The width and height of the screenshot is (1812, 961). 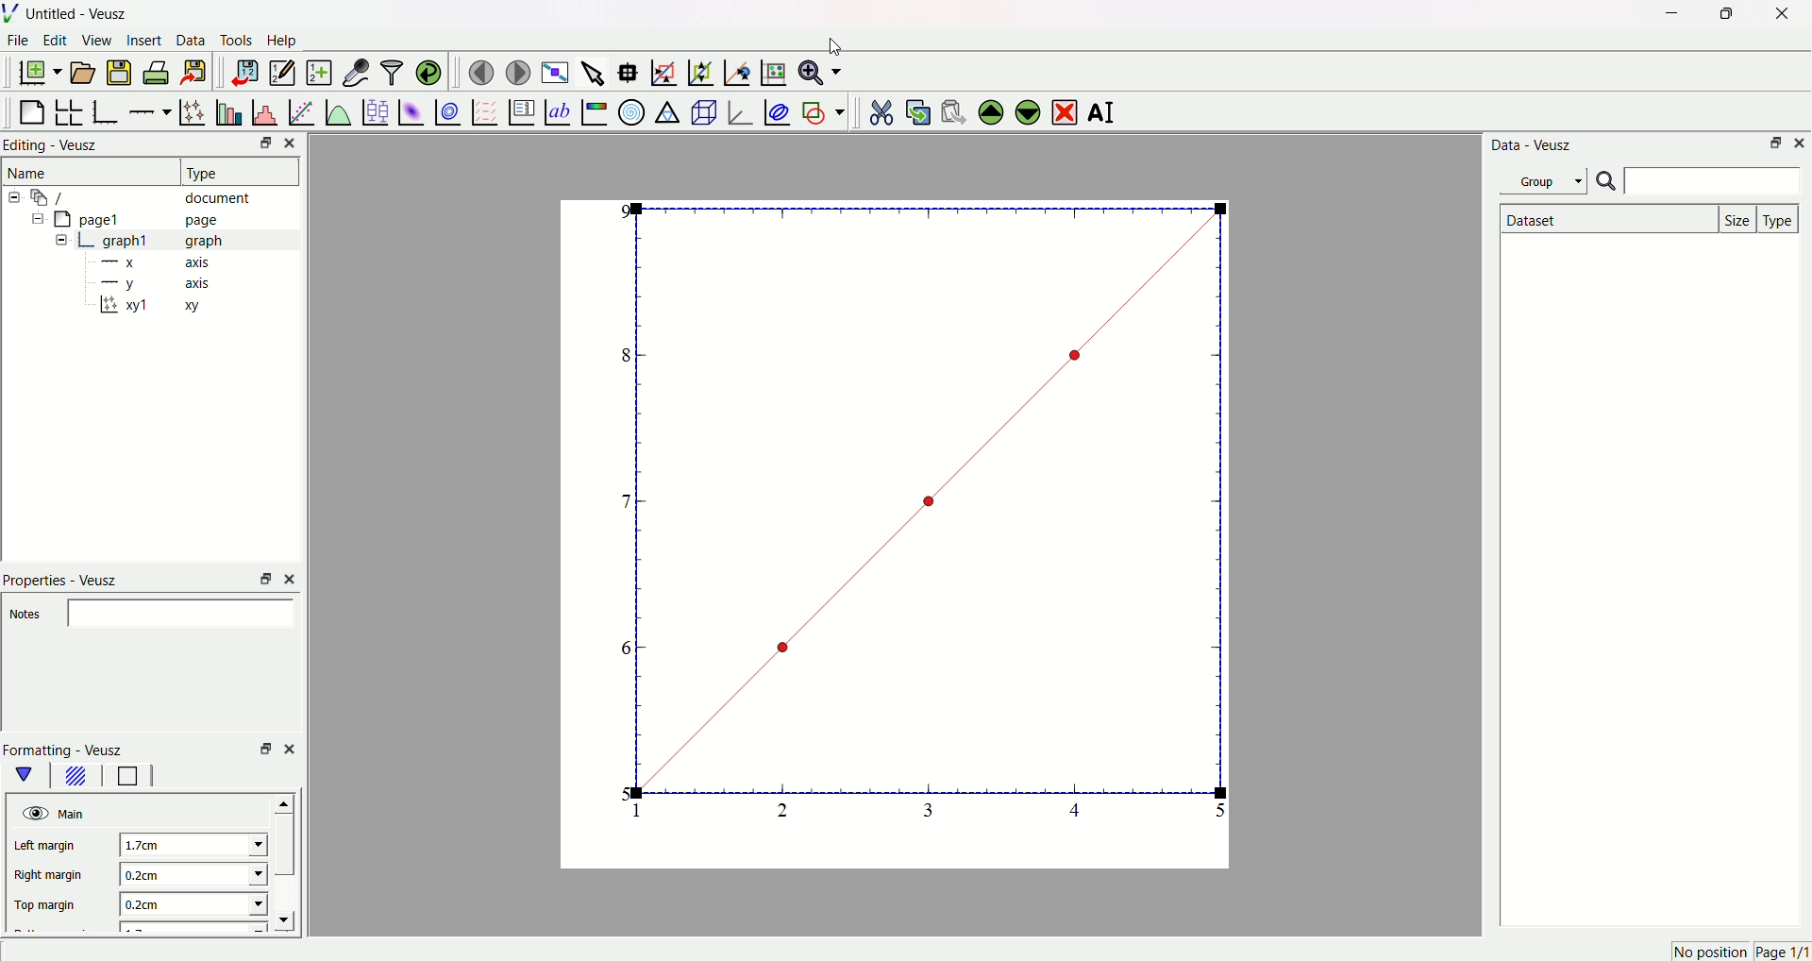 What do you see at coordinates (203, 72) in the screenshot?
I see `export document` at bounding box center [203, 72].